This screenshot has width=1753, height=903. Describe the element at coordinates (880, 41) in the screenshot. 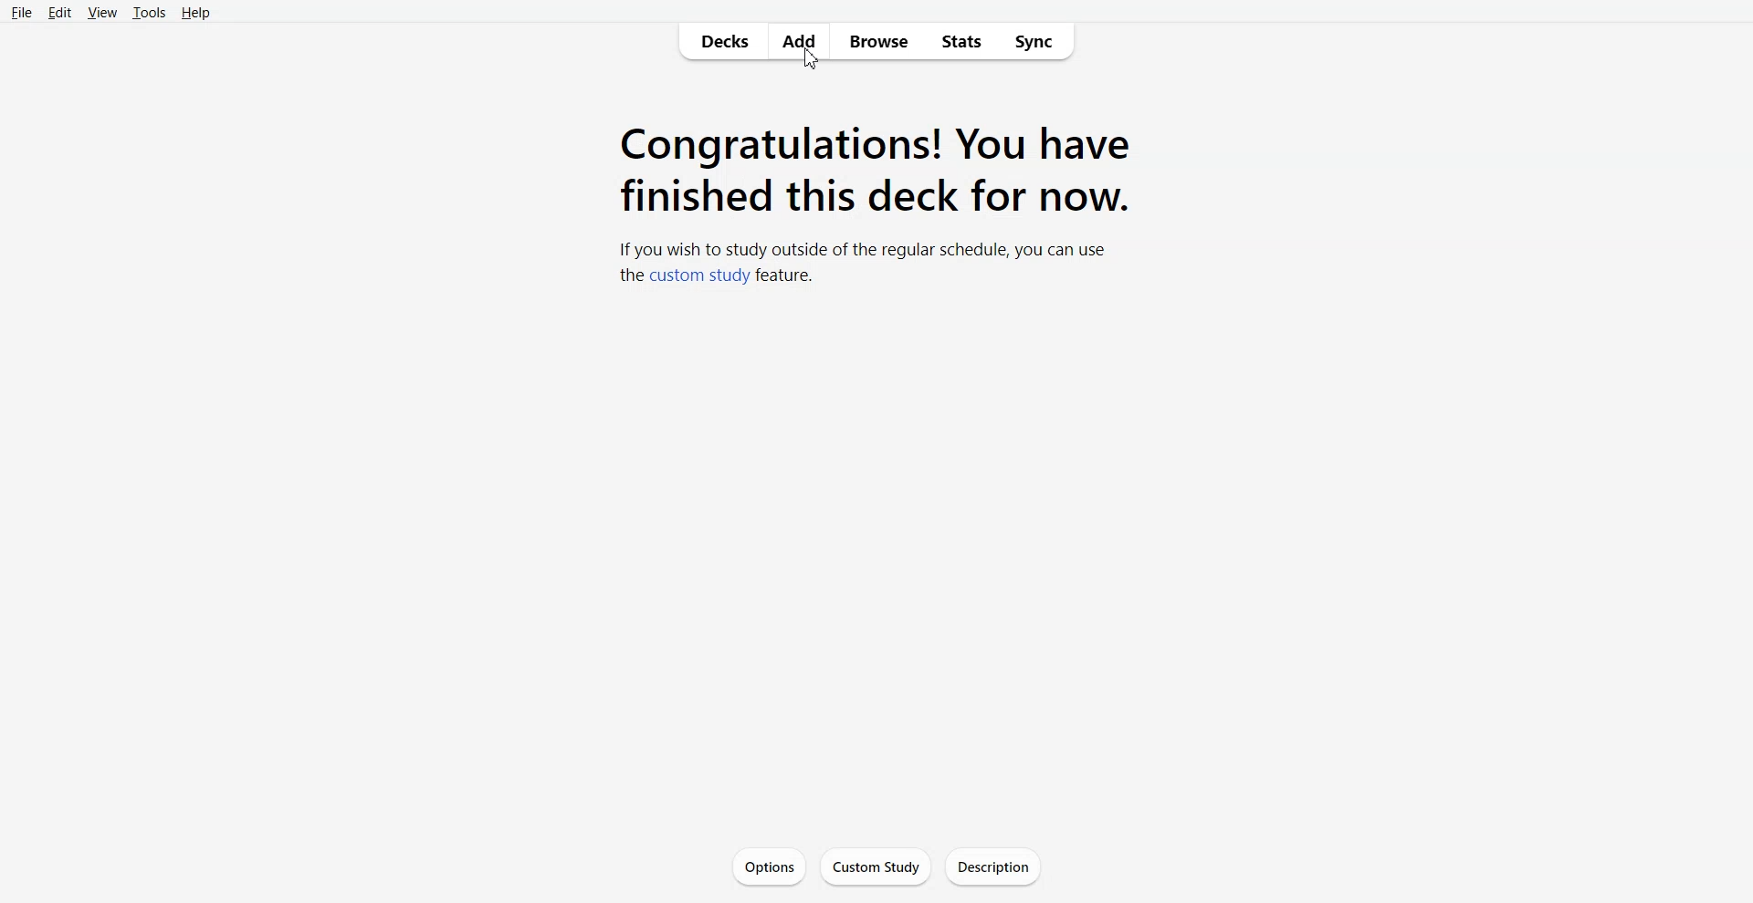

I see `Browse` at that location.